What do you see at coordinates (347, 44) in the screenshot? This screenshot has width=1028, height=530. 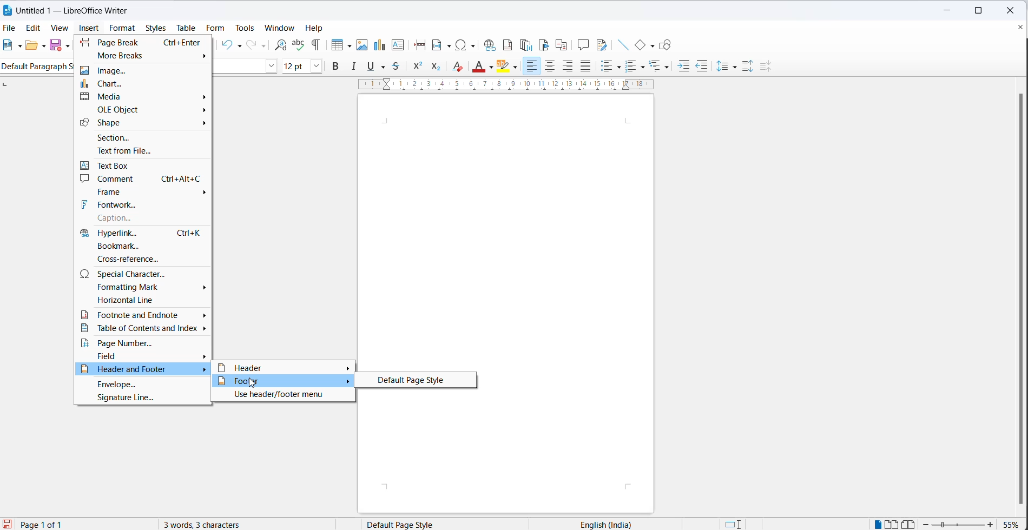 I see `table grid` at bounding box center [347, 44].